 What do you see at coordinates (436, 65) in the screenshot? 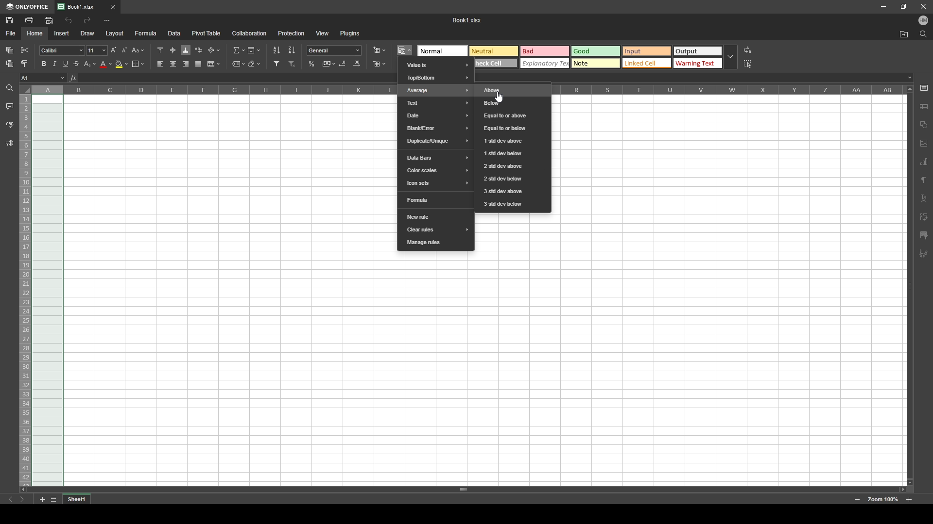
I see `value is` at bounding box center [436, 65].